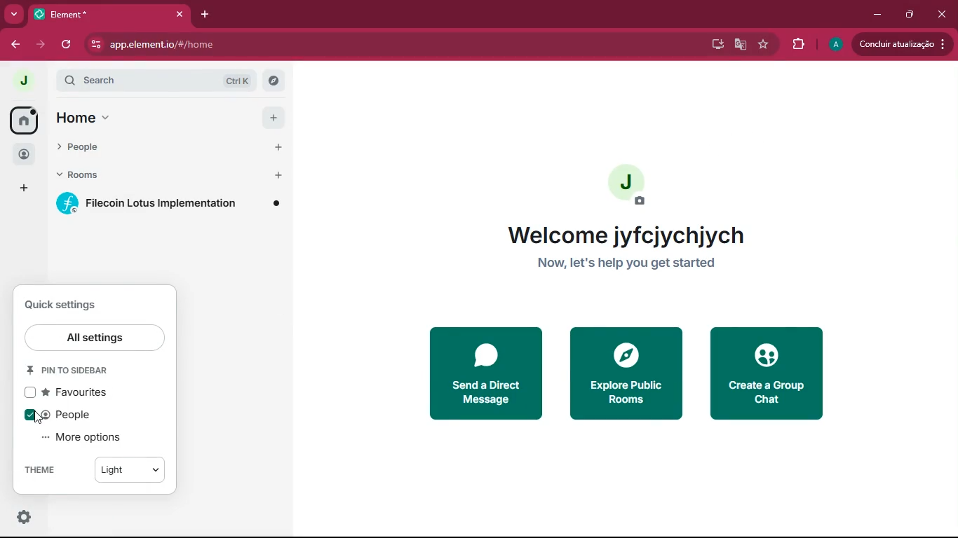 This screenshot has height=538, width=958. I want to click on people, so click(151, 149).